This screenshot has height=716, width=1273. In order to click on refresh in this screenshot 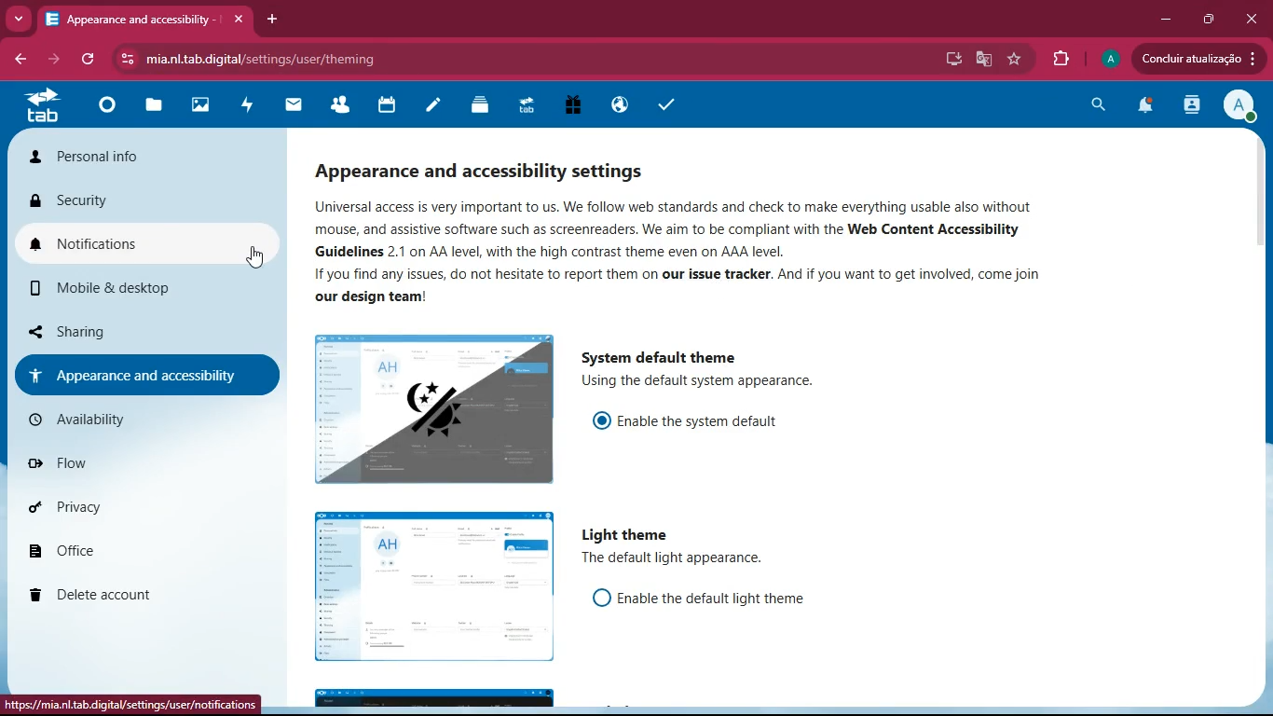, I will do `click(91, 60)`.